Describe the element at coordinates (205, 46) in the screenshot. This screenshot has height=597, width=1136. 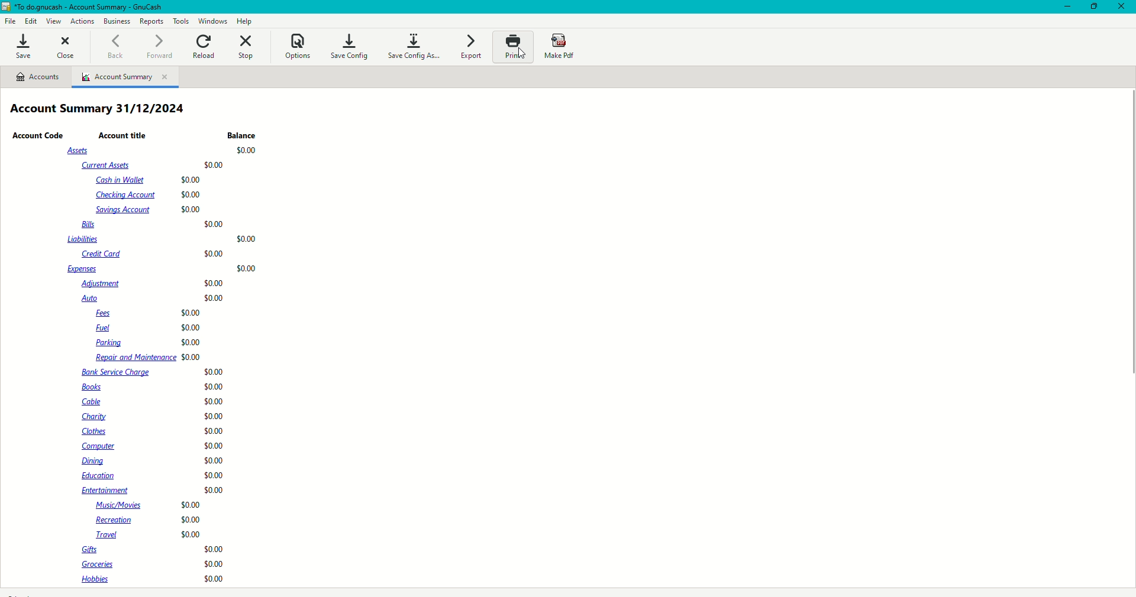
I see `Reload` at that location.